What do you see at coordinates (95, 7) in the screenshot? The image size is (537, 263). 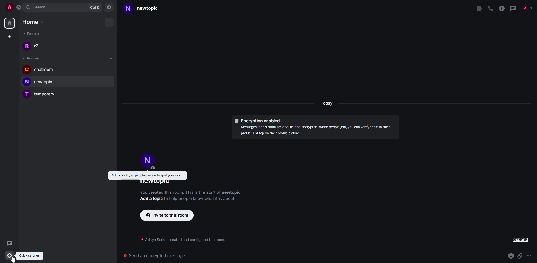 I see `ctrlK` at bounding box center [95, 7].